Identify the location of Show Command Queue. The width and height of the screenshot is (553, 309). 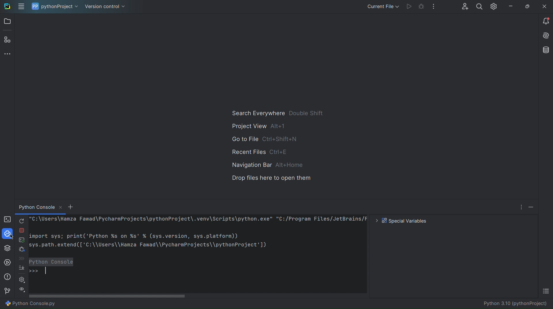
(20, 258).